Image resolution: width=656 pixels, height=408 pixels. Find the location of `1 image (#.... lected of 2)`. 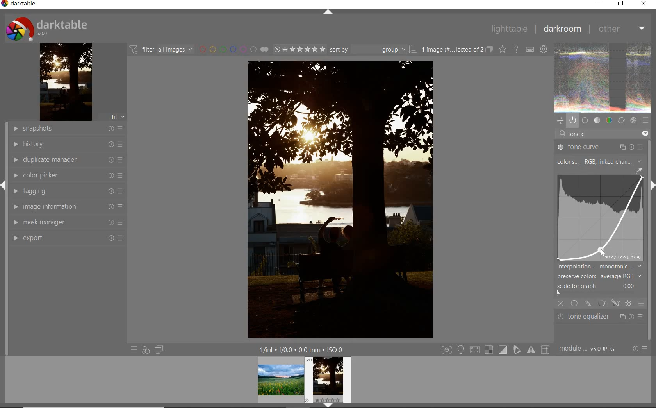

1 image (#.... lected of 2) is located at coordinates (588, 349).